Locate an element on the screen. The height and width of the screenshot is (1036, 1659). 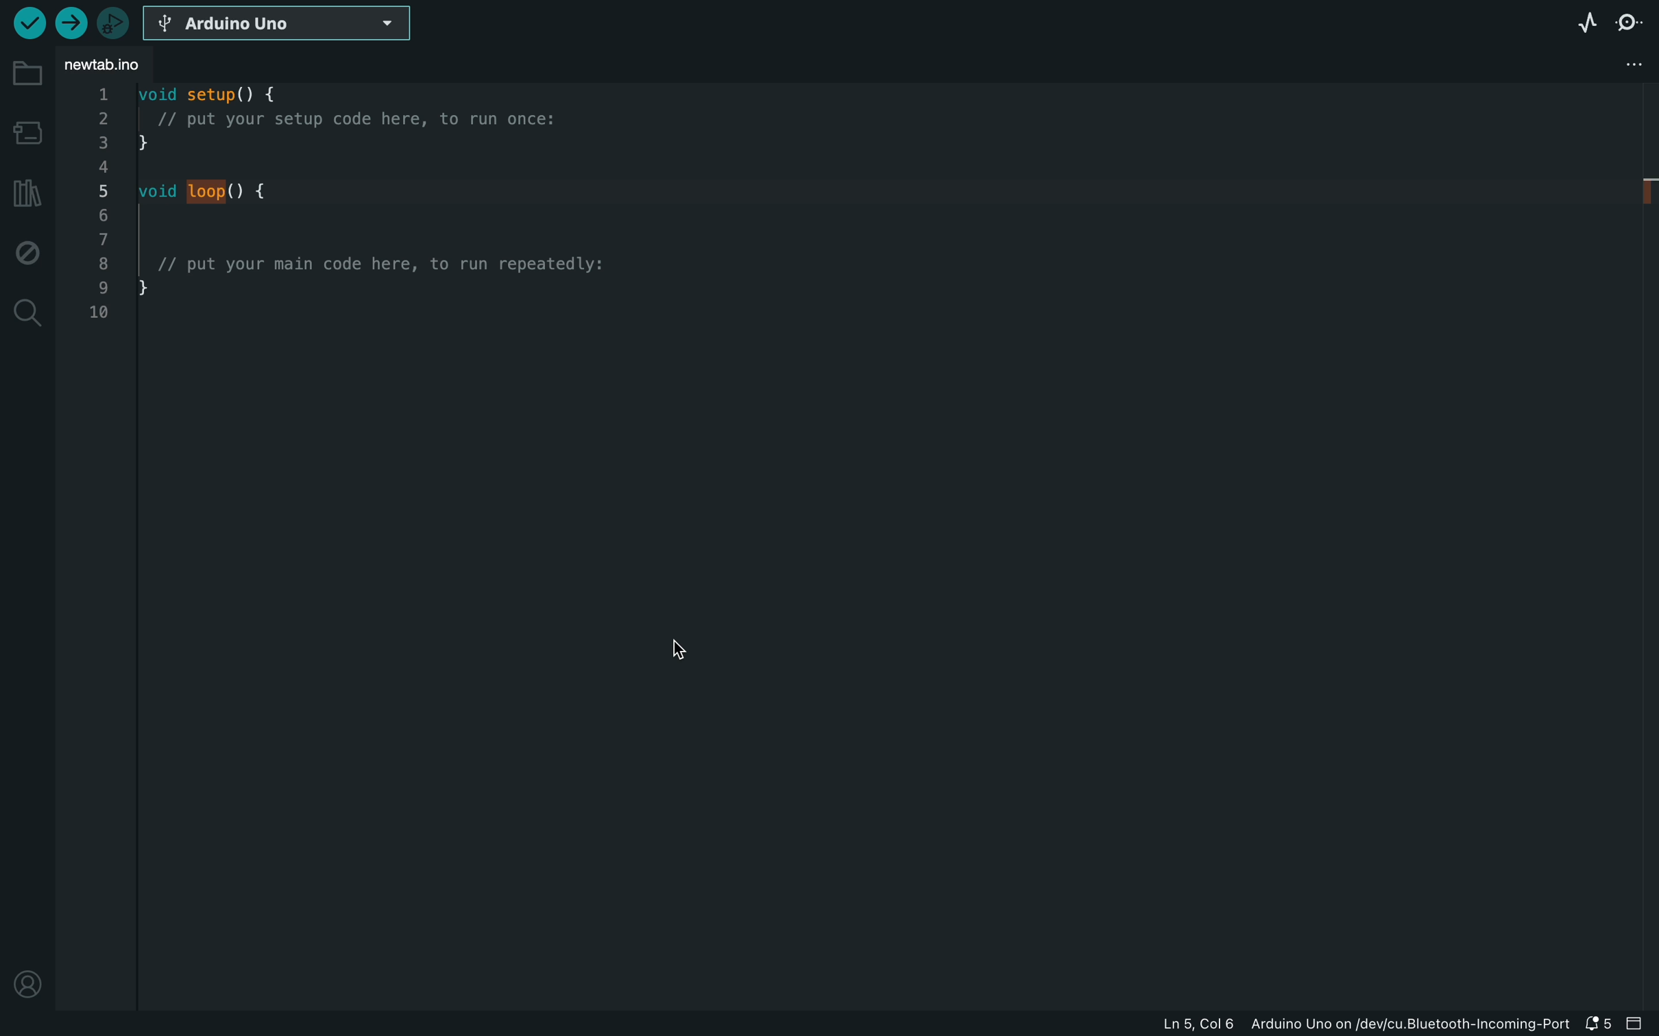
file tab is located at coordinates (111, 67).